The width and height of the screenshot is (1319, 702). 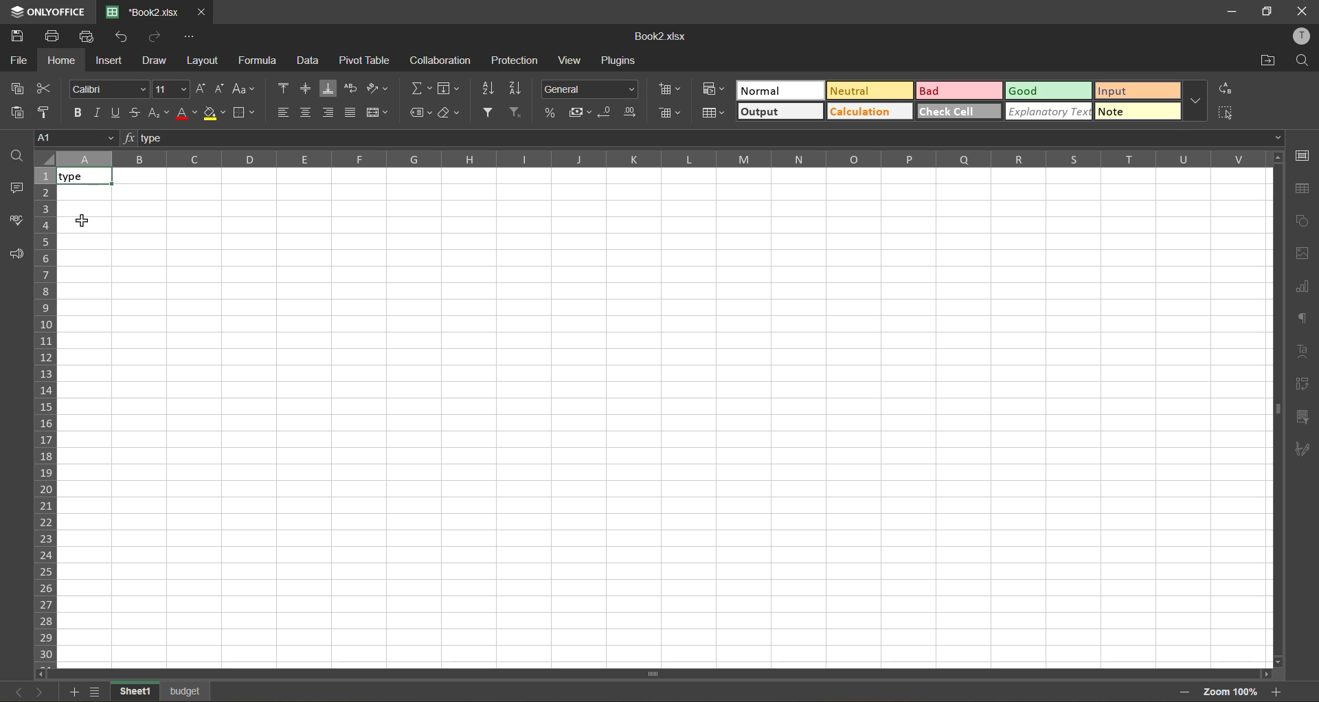 What do you see at coordinates (45, 412) in the screenshot?
I see `row numbers` at bounding box center [45, 412].